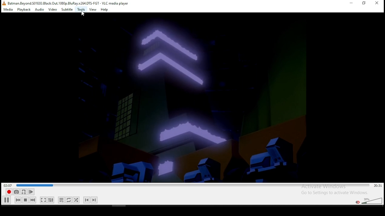  Describe the element at coordinates (193, 185) in the screenshot. I see `seek bar` at that location.